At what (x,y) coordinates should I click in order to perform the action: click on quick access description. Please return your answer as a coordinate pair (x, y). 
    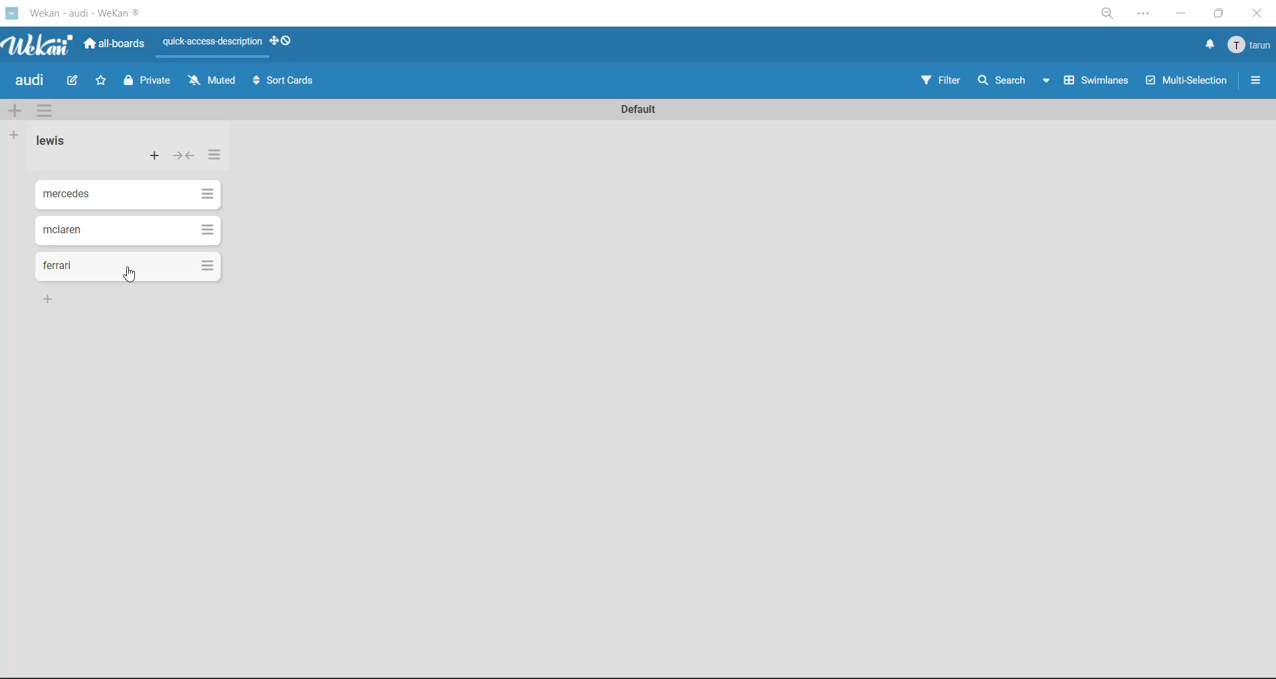
    Looking at the image, I should click on (210, 47).